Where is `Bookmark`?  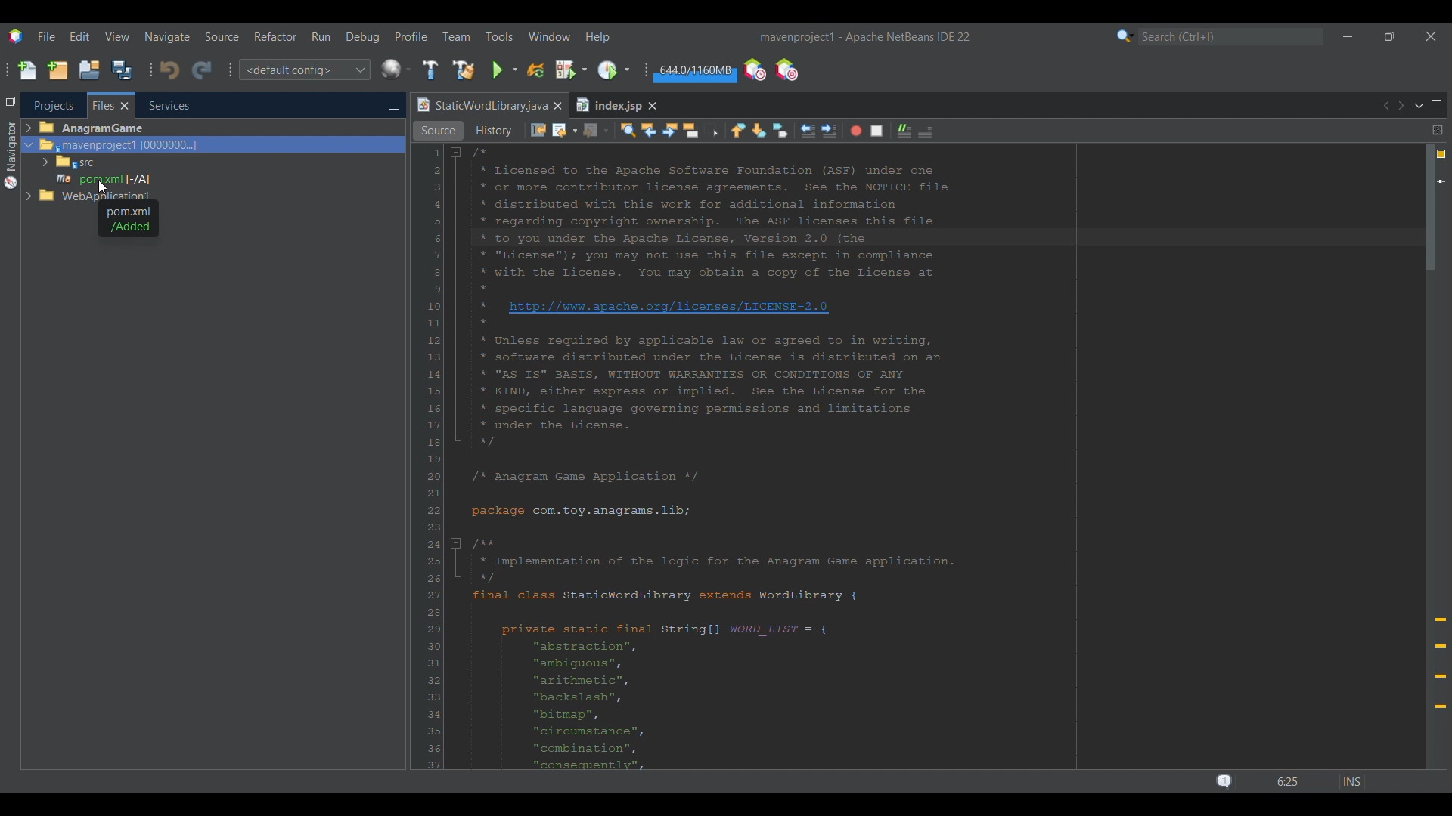 Bookmark is located at coordinates (1441, 181).